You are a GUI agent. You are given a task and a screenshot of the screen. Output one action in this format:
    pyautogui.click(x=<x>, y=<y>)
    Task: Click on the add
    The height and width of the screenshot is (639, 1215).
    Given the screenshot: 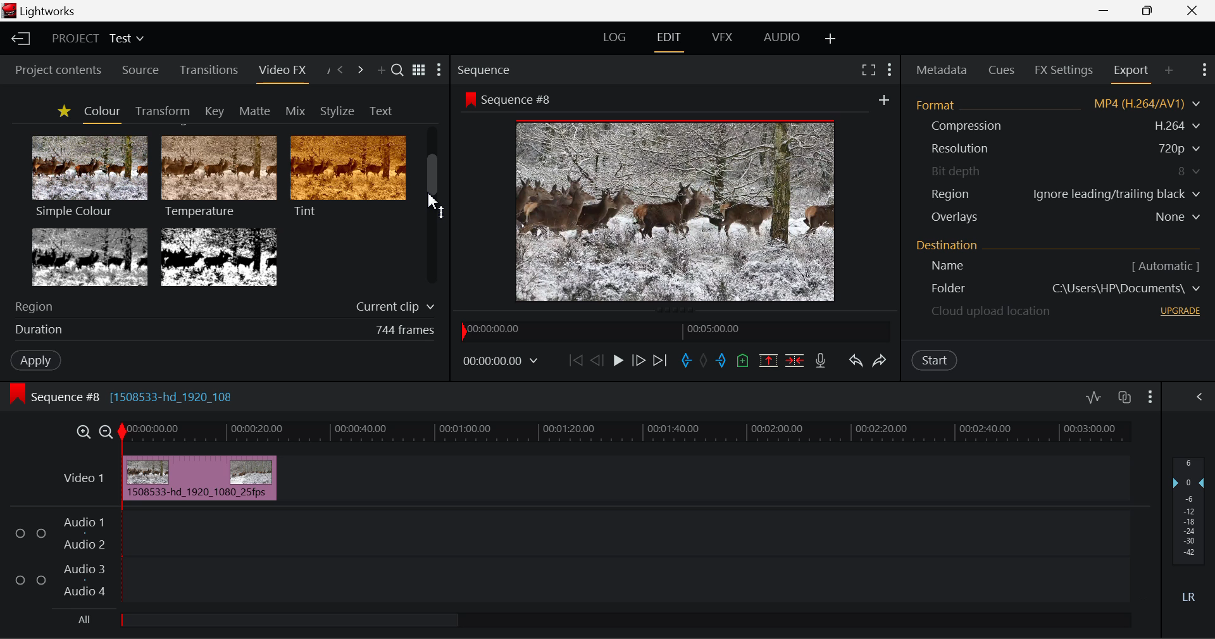 What is the action you would take?
    pyautogui.click(x=883, y=99)
    